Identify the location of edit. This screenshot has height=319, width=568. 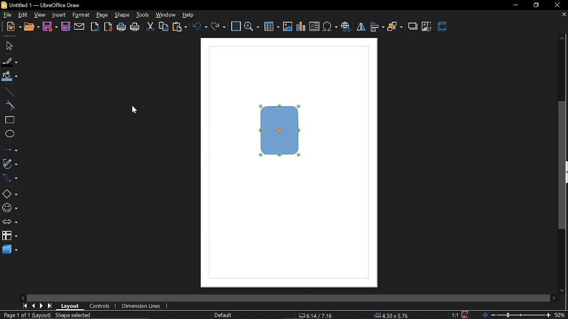
(23, 15).